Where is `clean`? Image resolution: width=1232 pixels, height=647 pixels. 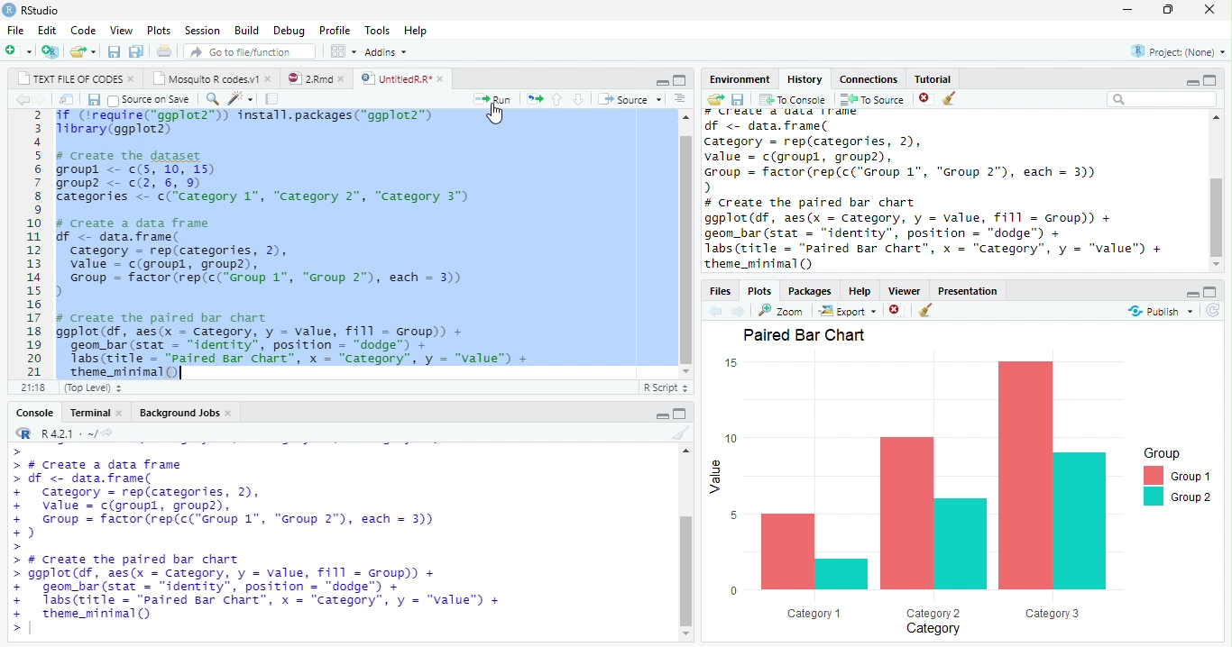
clean is located at coordinates (928, 311).